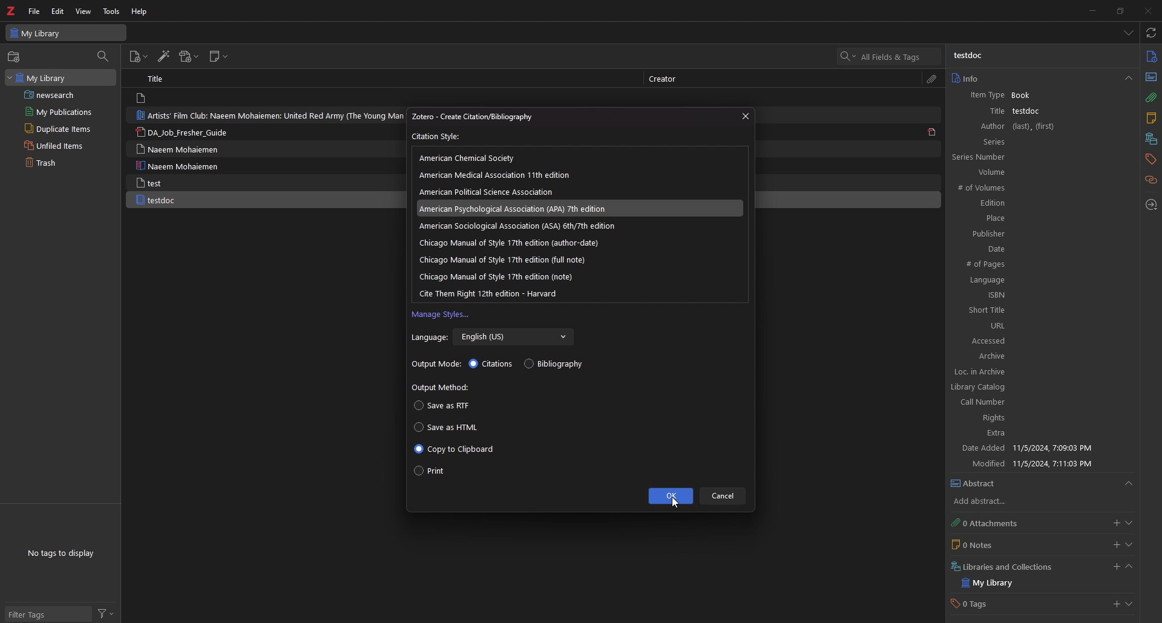 The width and height of the screenshot is (1162, 623). What do you see at coordinates (143, 99) in the screenshot?
I see `file logo` at bounding box center [143, 99].